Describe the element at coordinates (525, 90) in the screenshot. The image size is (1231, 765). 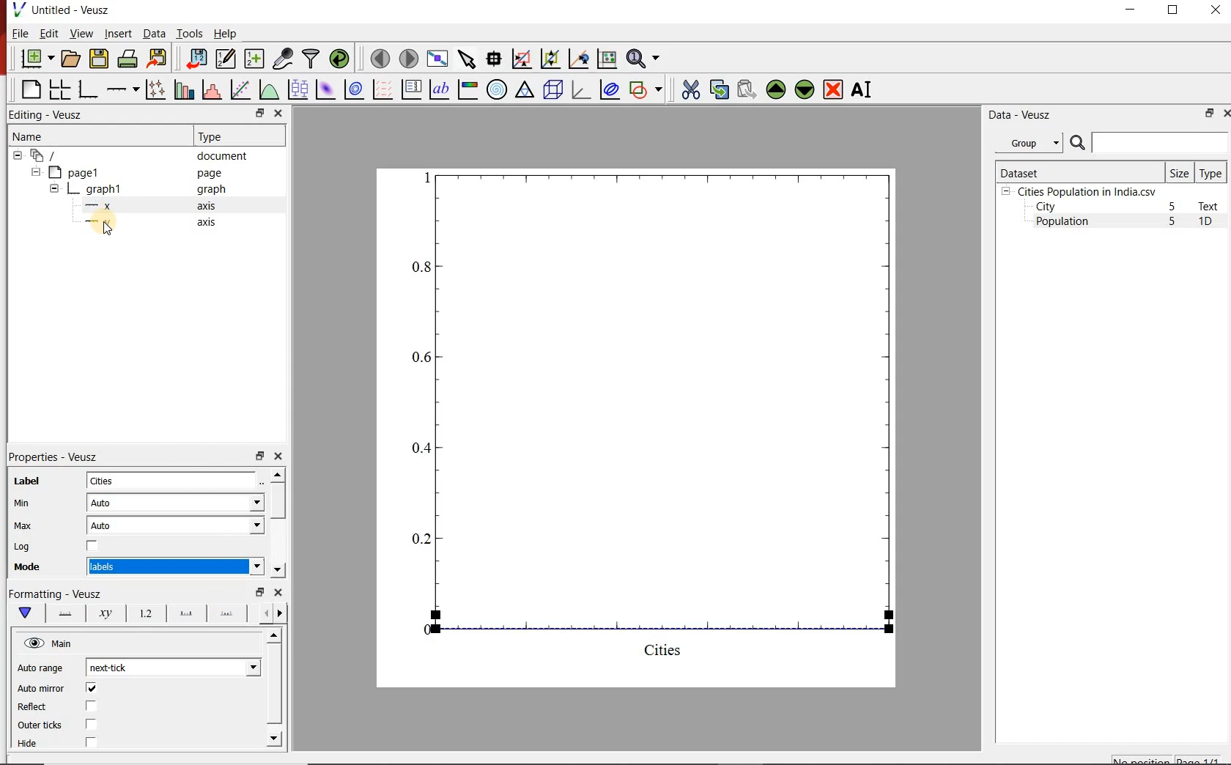
I see `Ternary graph` at that location.